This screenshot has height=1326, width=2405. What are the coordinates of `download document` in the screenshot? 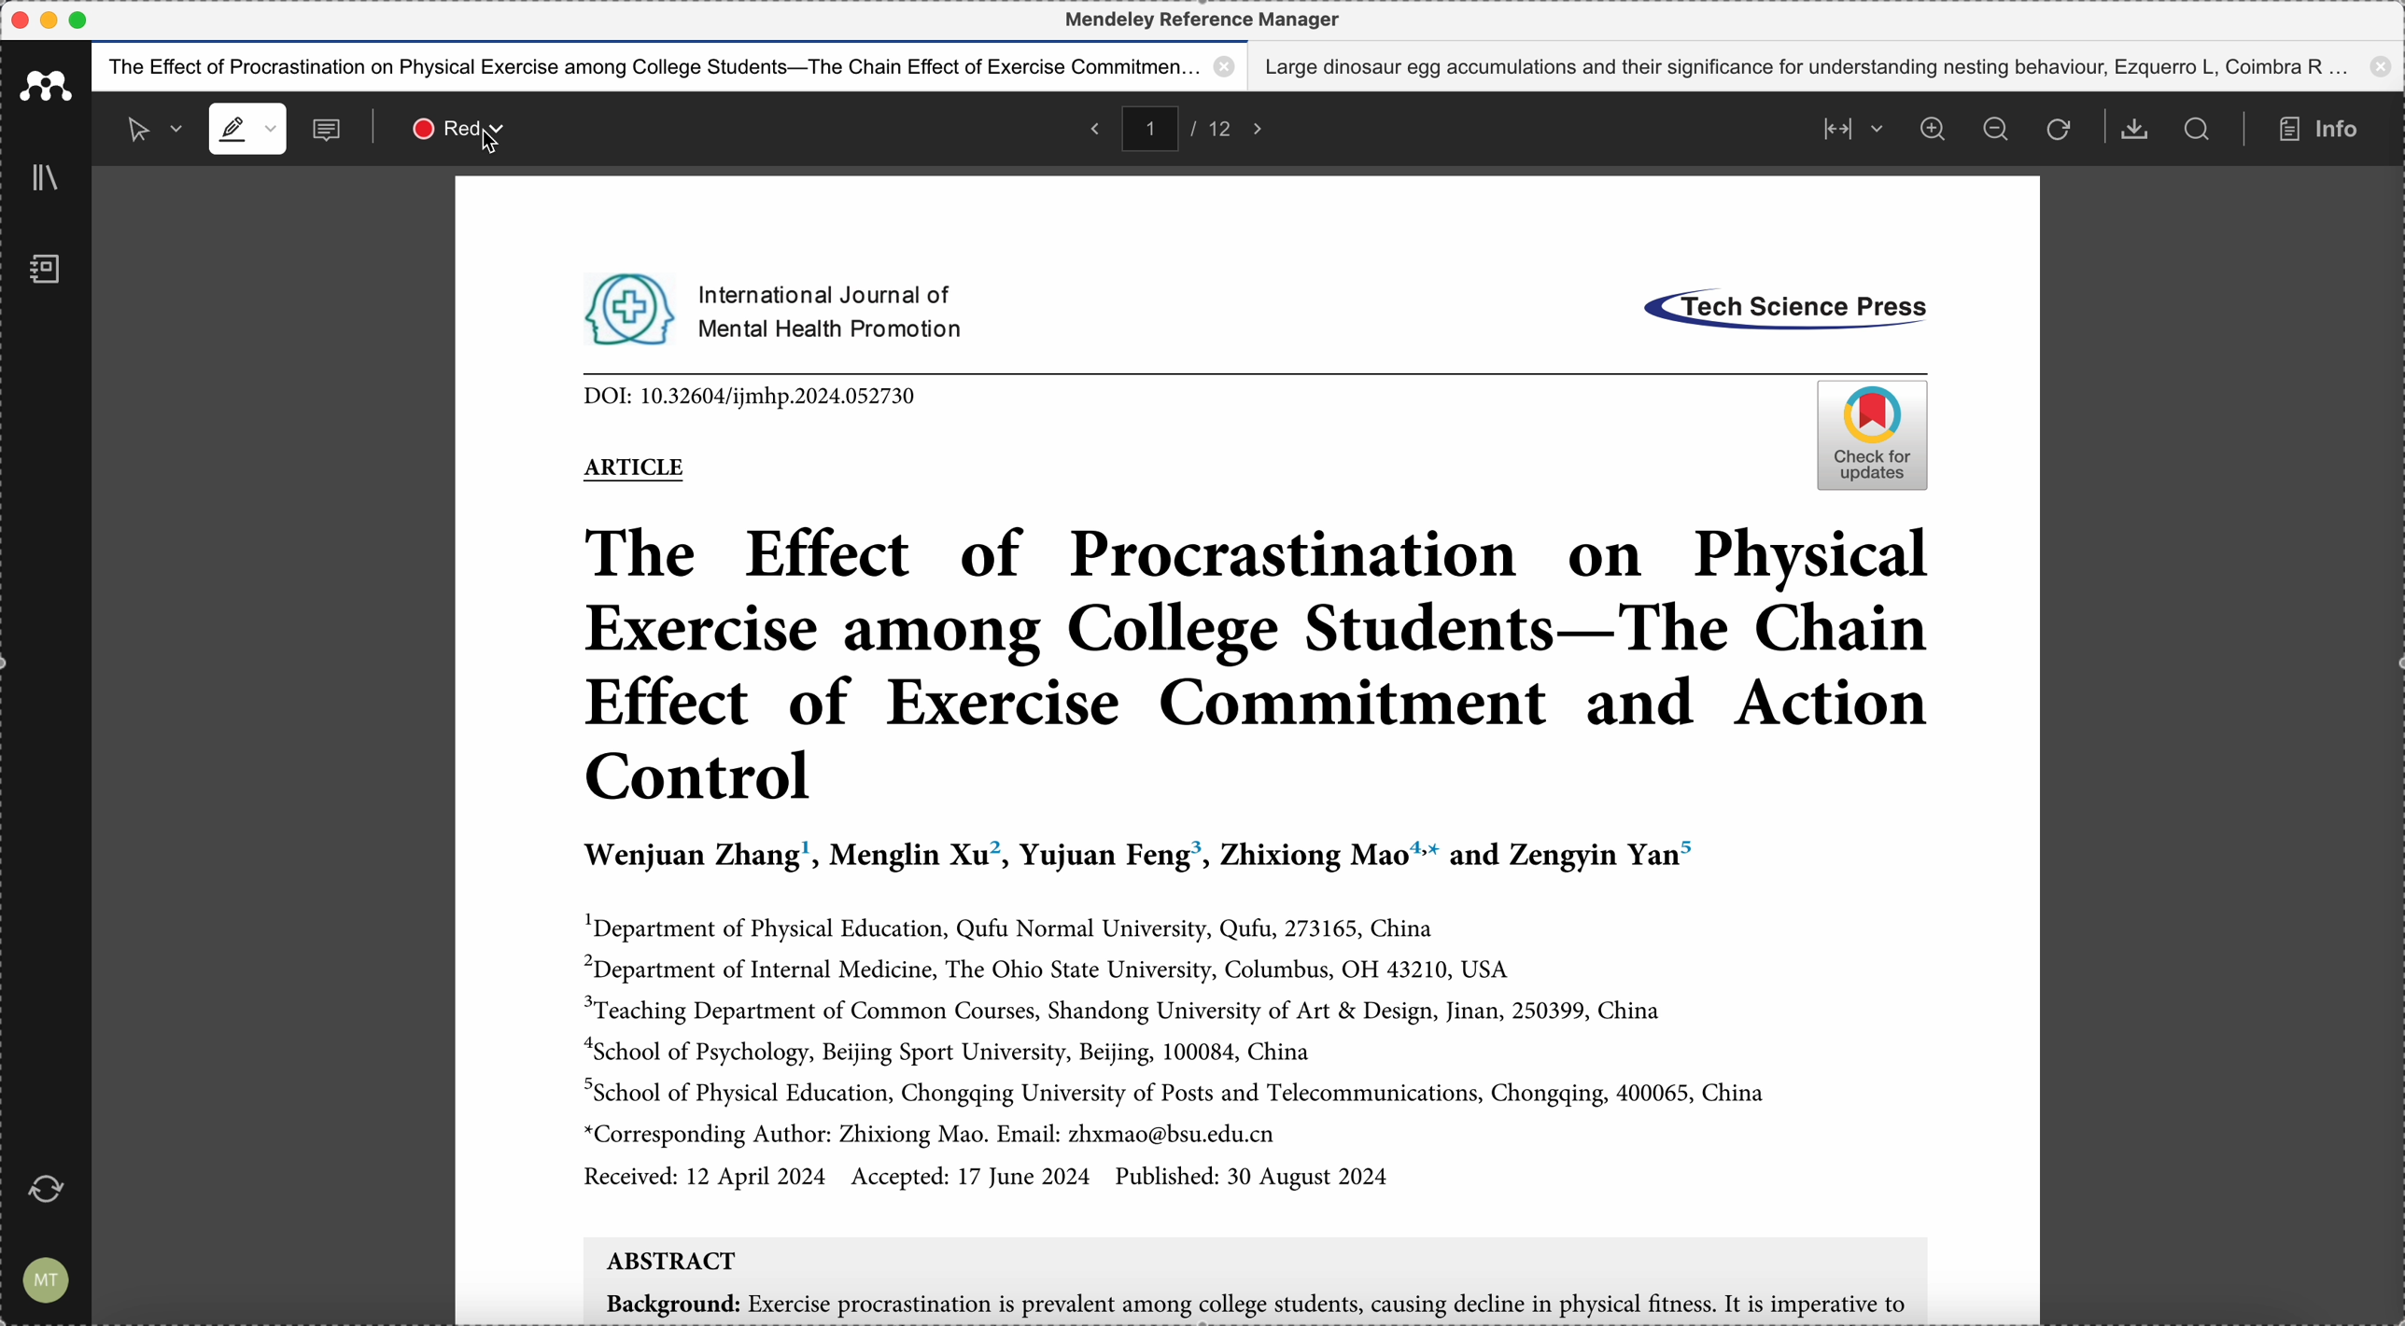 It's located at (2136, 130).